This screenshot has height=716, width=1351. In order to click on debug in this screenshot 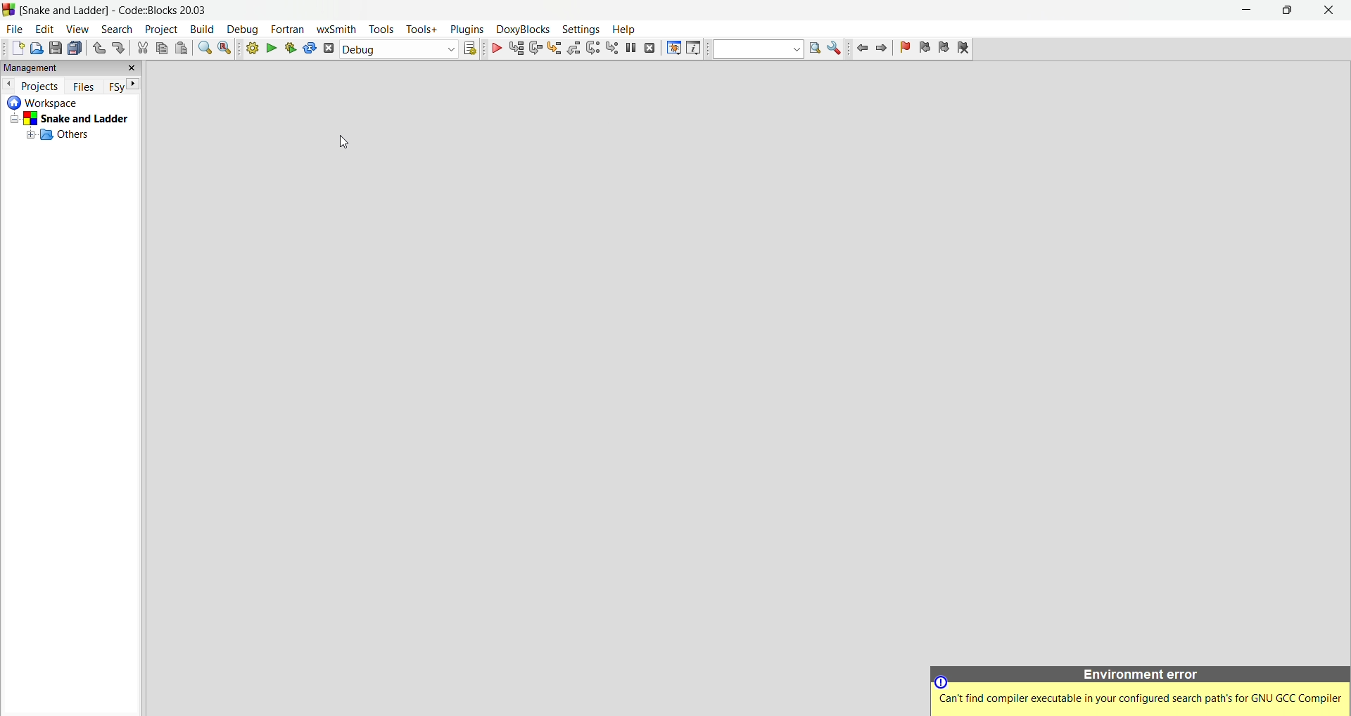, I will do `click(398, 50)`.